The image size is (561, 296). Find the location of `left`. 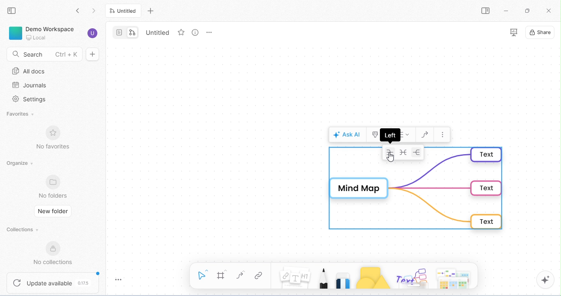

left is located at coordinates (391, 153).